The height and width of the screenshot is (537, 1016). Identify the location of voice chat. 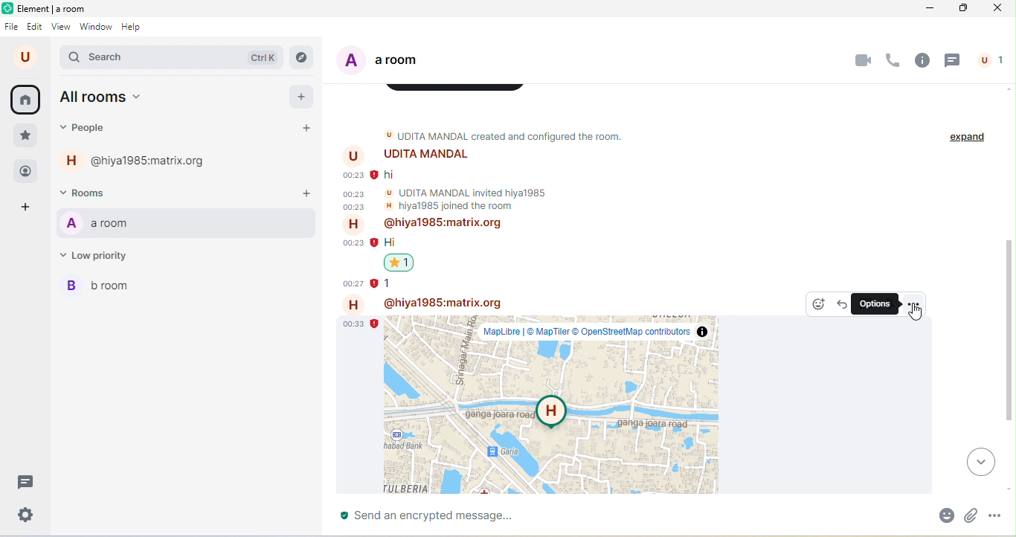
(893, 60).